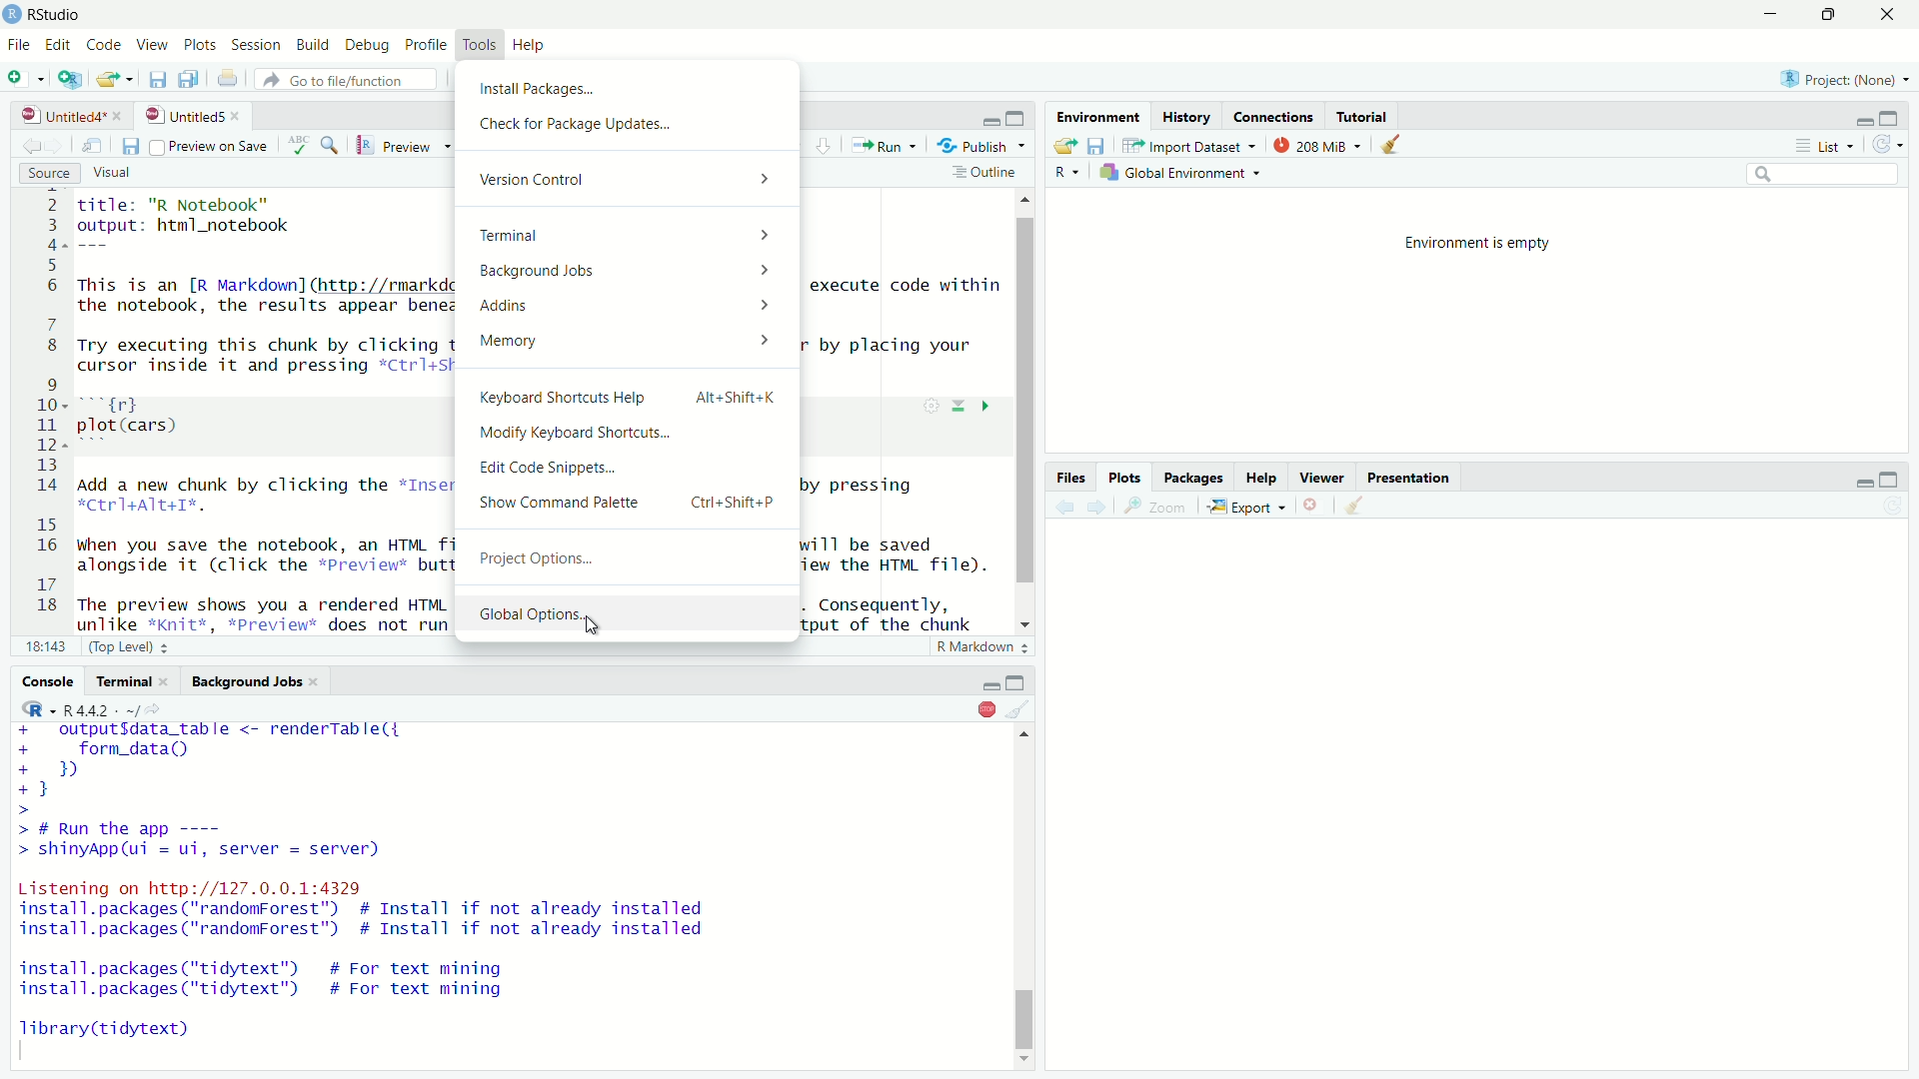 This screenshot has height=1079, width=1919. Describe the element at coordinates (116, 79) in the screenshot. I see `open an existing file` at that location.